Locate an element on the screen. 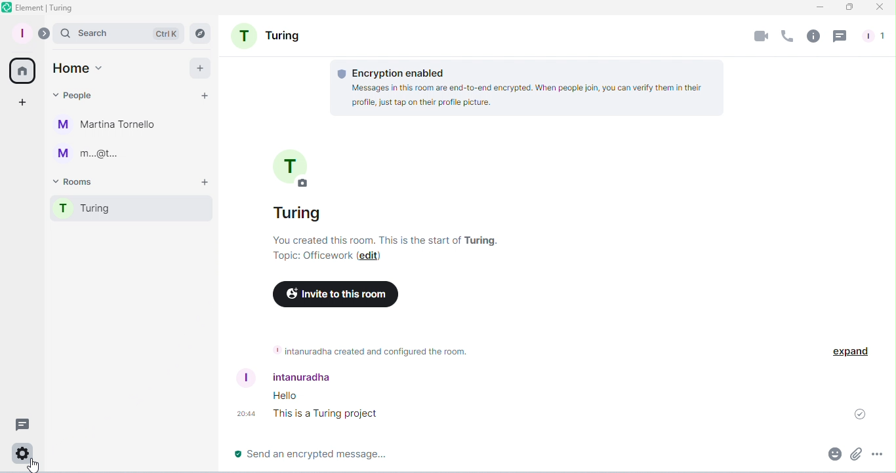  Emoji is located at coordinates (833, 453).